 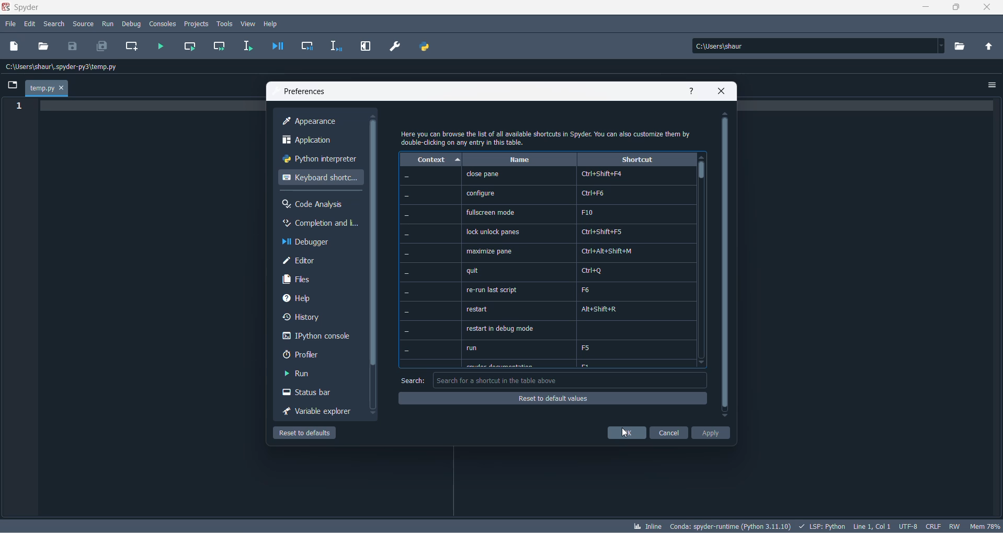 I want to click on cursor, so click(x=625, y=433).